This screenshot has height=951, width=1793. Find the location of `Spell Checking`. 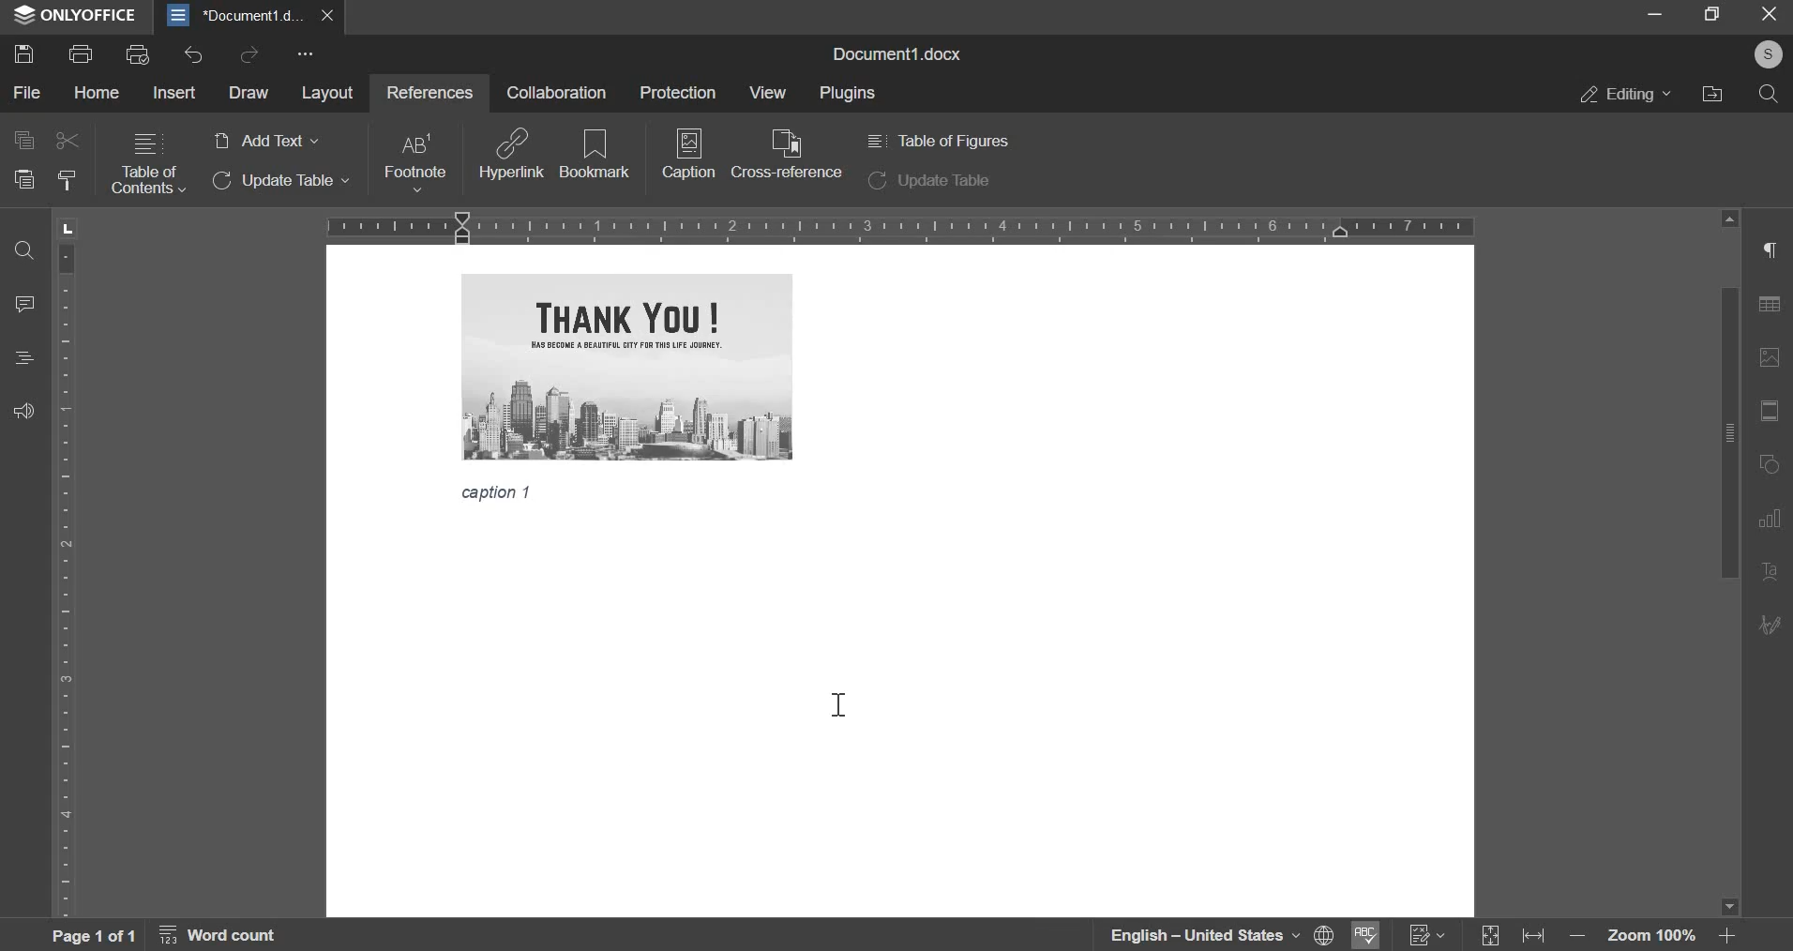

Spell Checking is located at coordinates (1363, 935).